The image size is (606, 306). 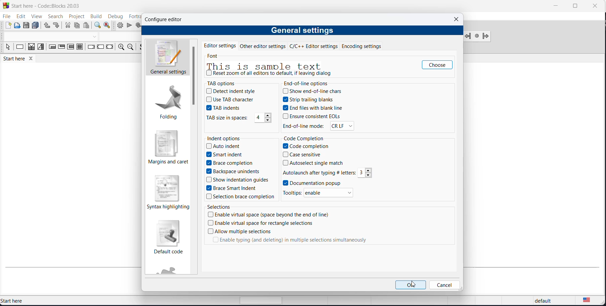 I want to click on choose, so click(x=437, y=65).